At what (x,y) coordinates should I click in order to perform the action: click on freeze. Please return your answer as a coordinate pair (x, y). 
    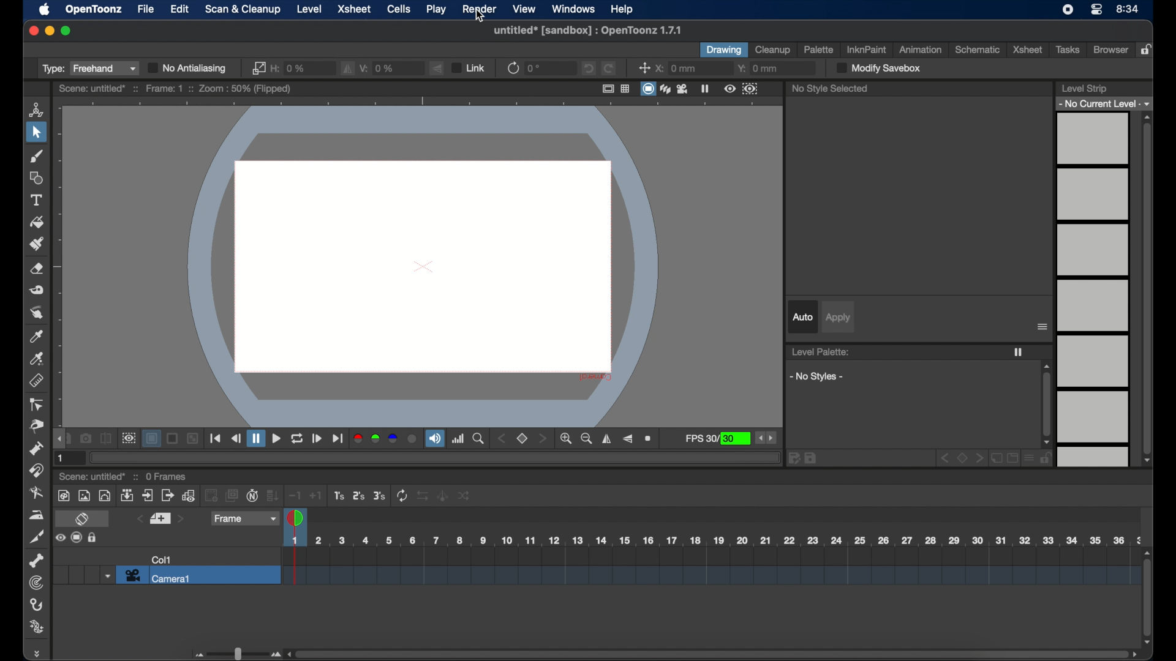
    Looking at the image, I should click on (1018, 352).